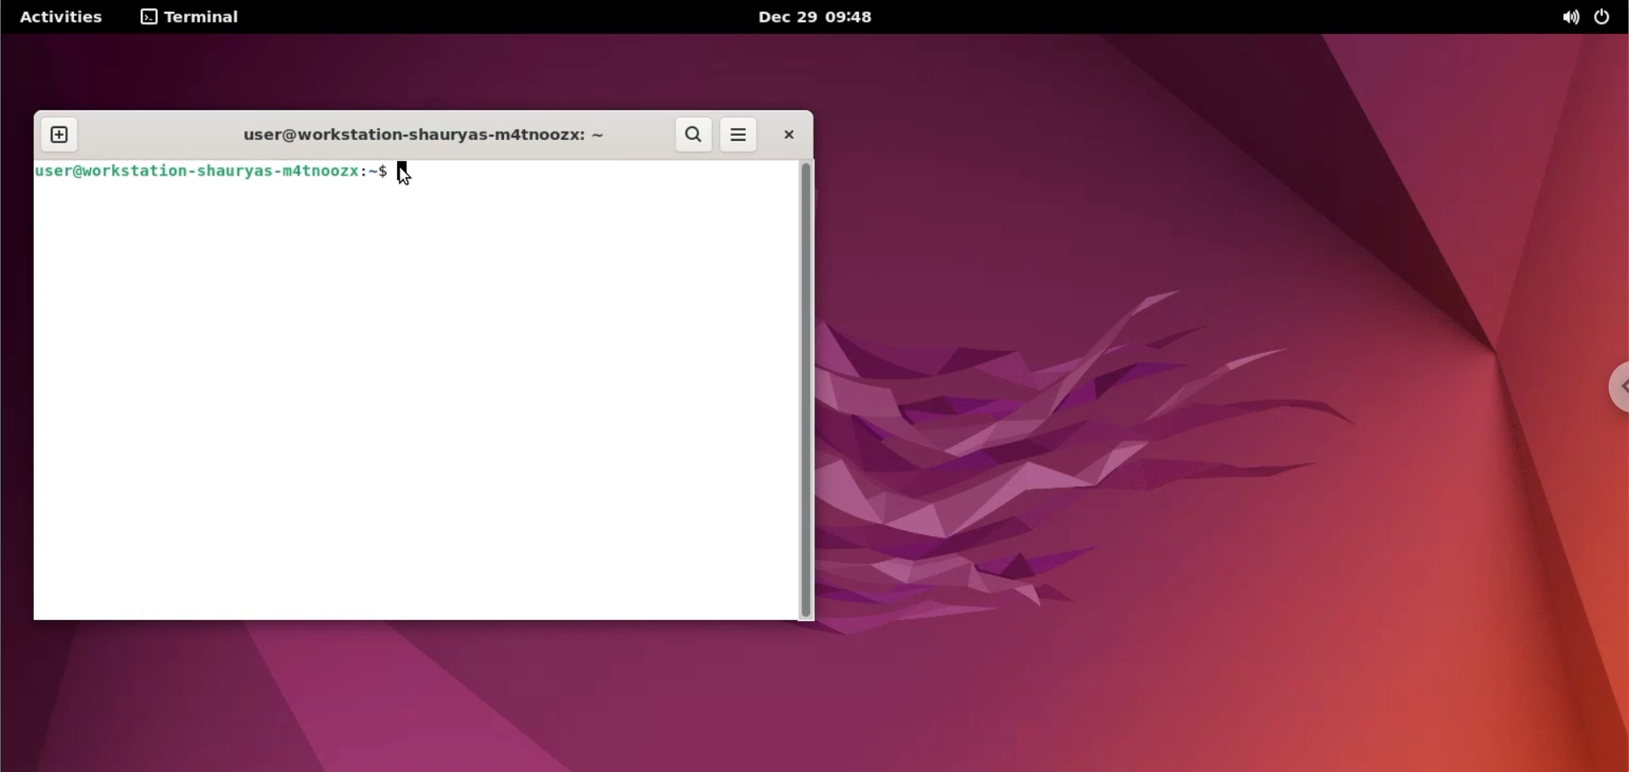  Describe the element at coordinates (1566, 18) in the screenshot. I see `sound option` at that location.